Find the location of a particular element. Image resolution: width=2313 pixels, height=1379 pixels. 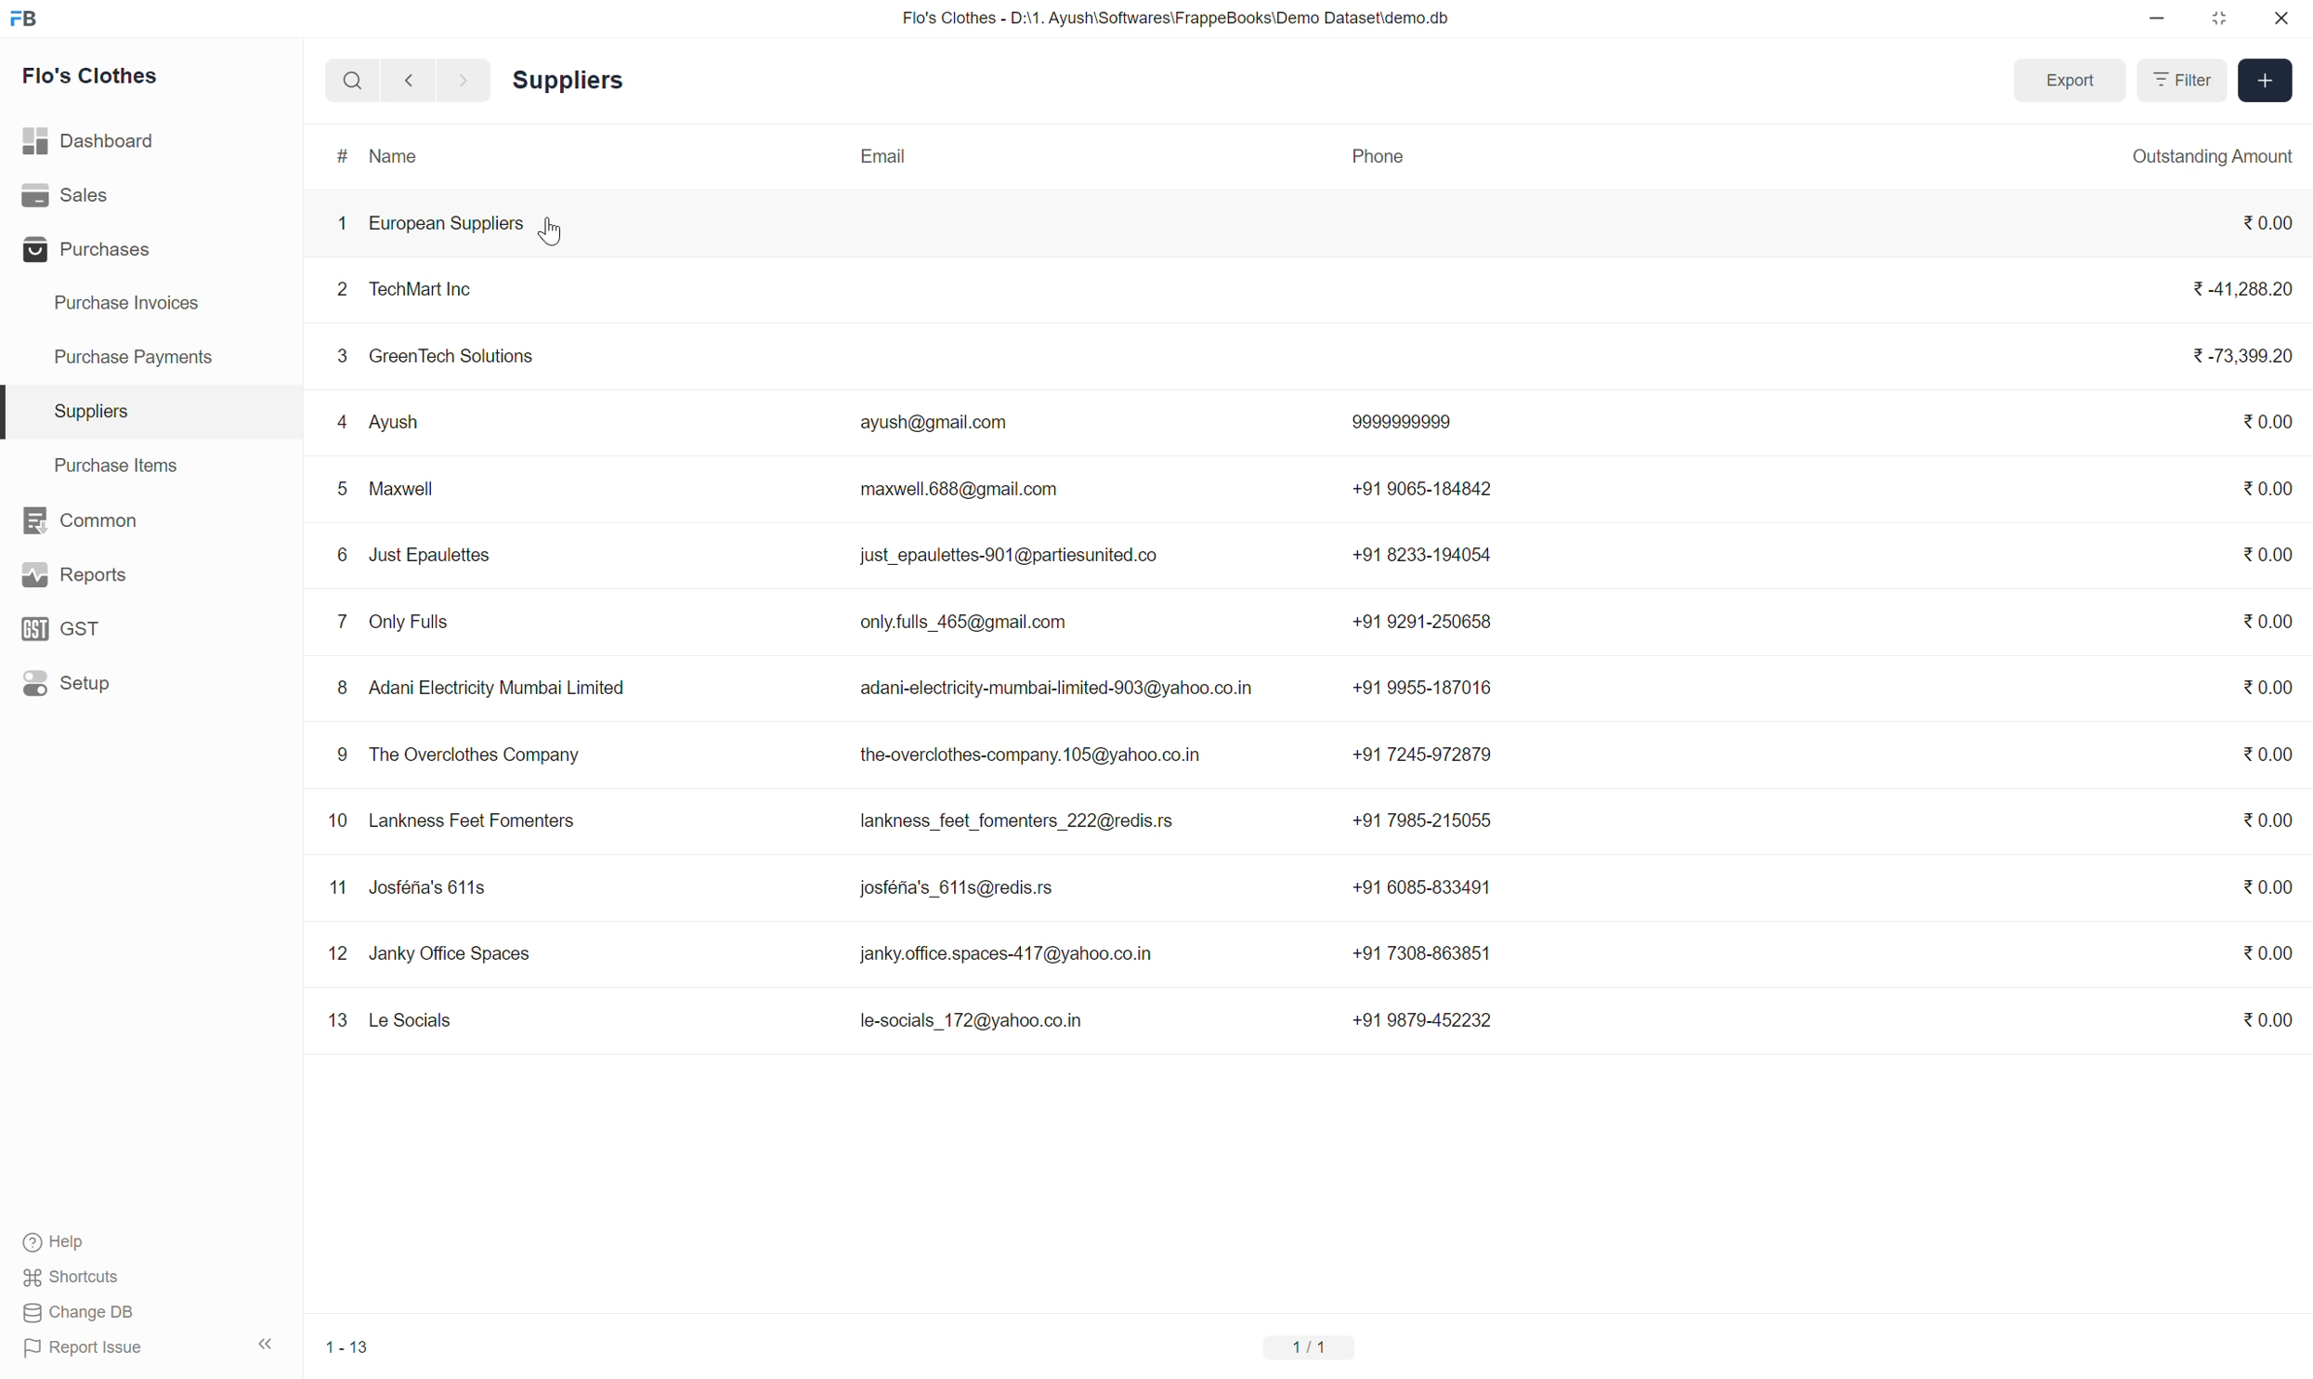

the-overclothes-company.105@yahoo.co.in is located at coordinates (1000, 756).